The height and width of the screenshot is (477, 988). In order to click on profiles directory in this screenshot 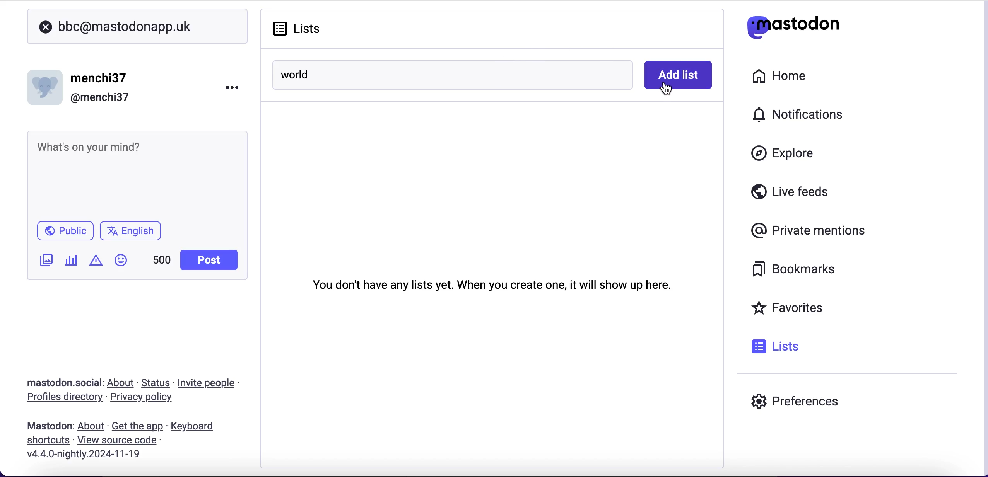, I will do `click(60, 398)`.